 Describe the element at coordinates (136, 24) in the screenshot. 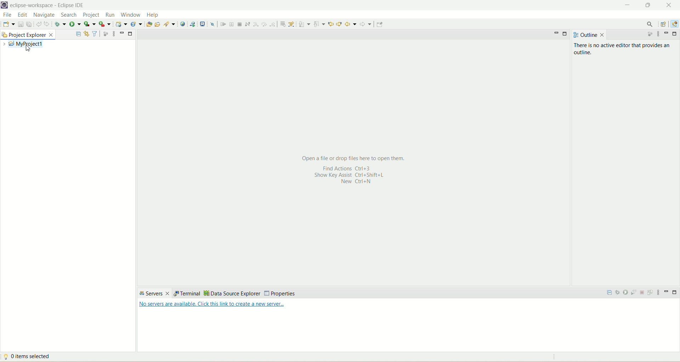

I see `create a new java servlet` at that location.